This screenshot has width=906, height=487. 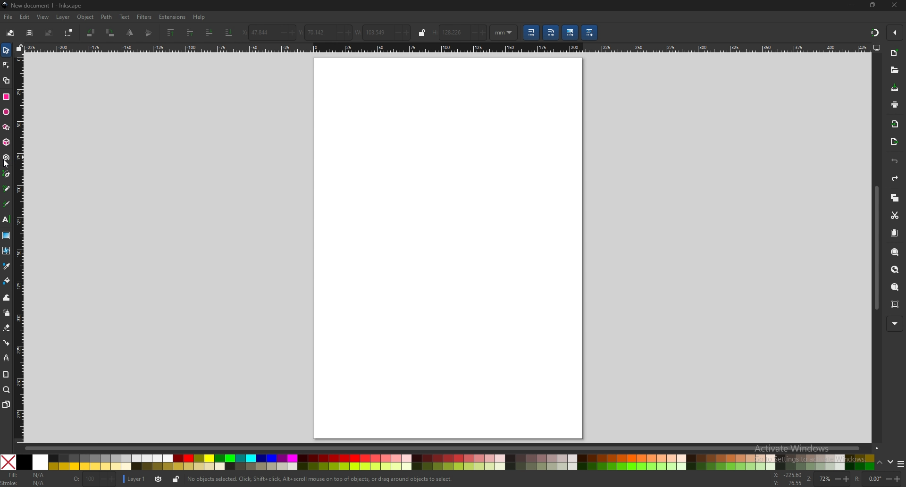 What do you see at coordinates (6, 50) in the screenshot?
I see `selector` at bounding box center [6, 50].